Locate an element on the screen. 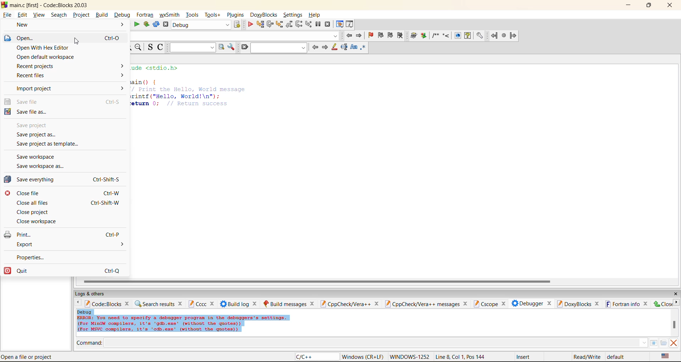  close is located at coordinates (503, 304).